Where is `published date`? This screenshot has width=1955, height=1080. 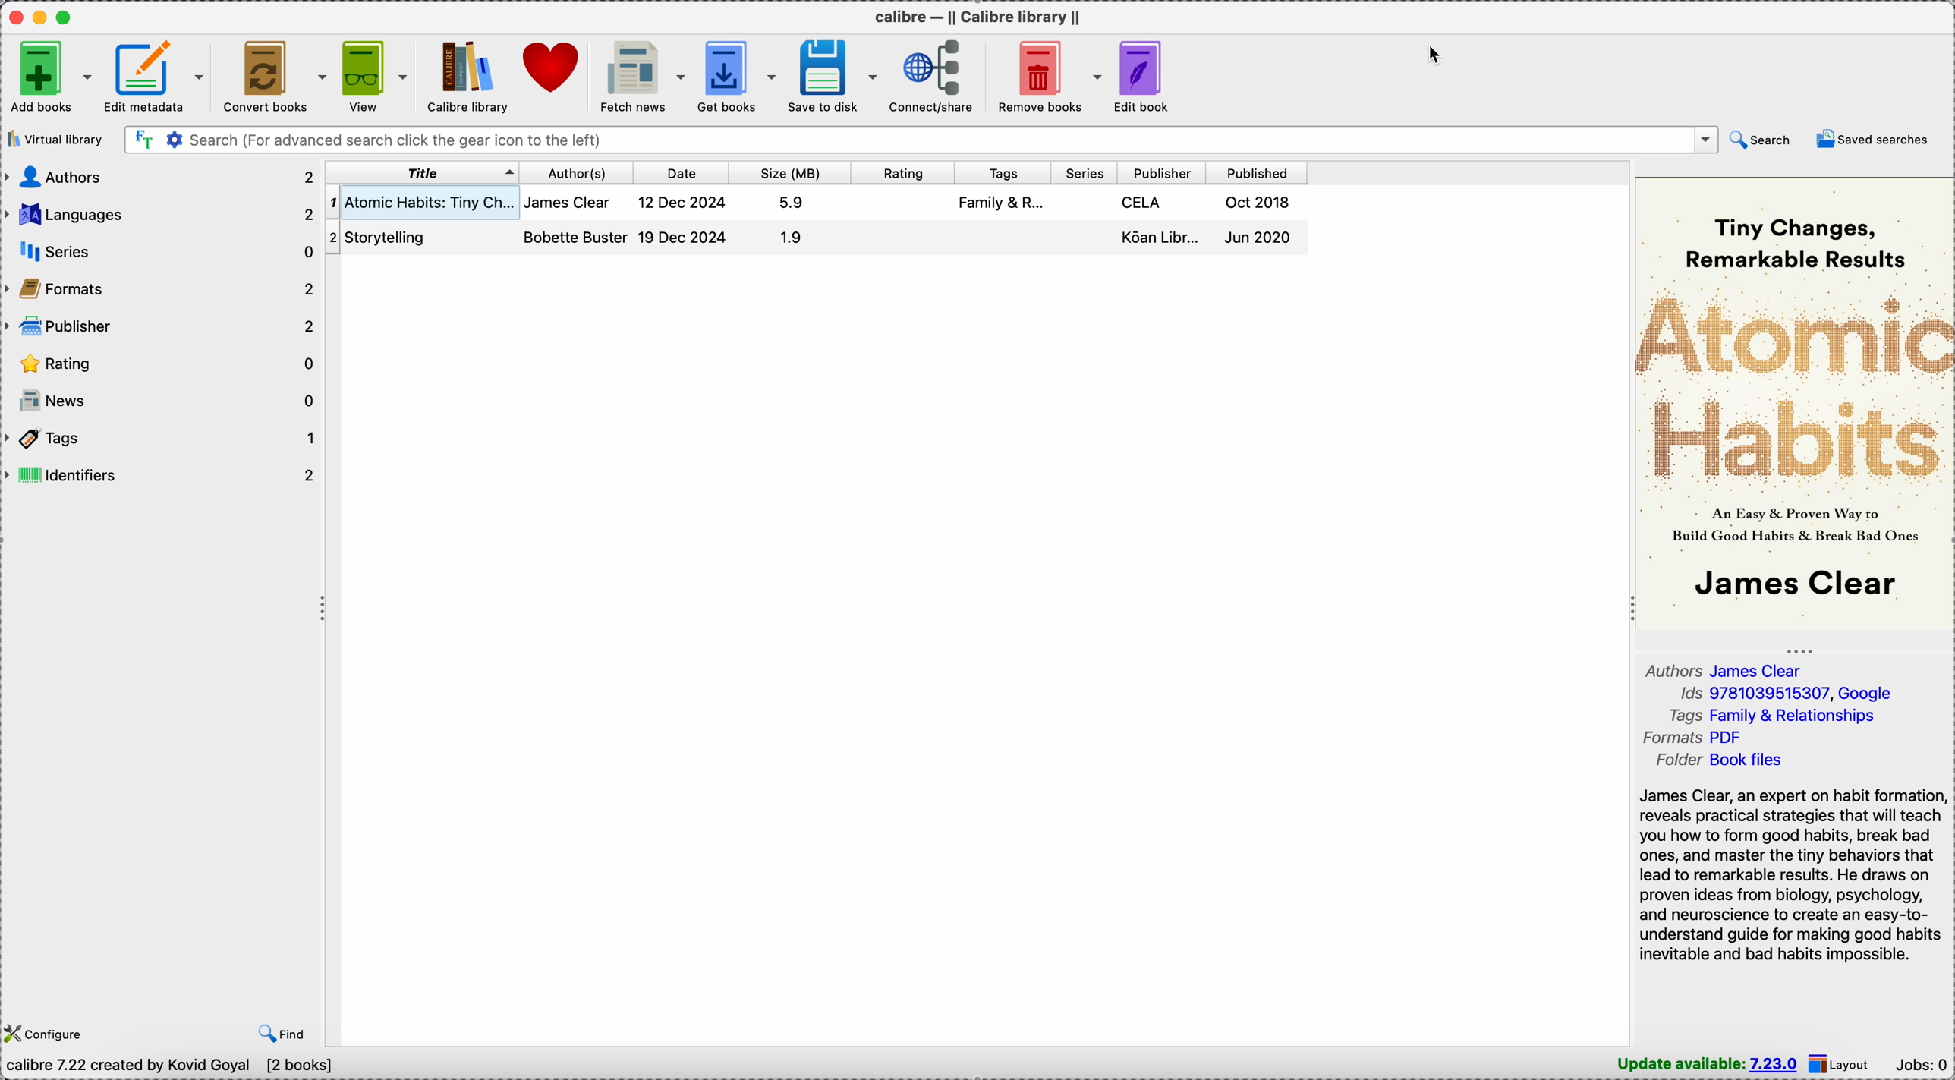 published date is located at coordinates (1263, 223).